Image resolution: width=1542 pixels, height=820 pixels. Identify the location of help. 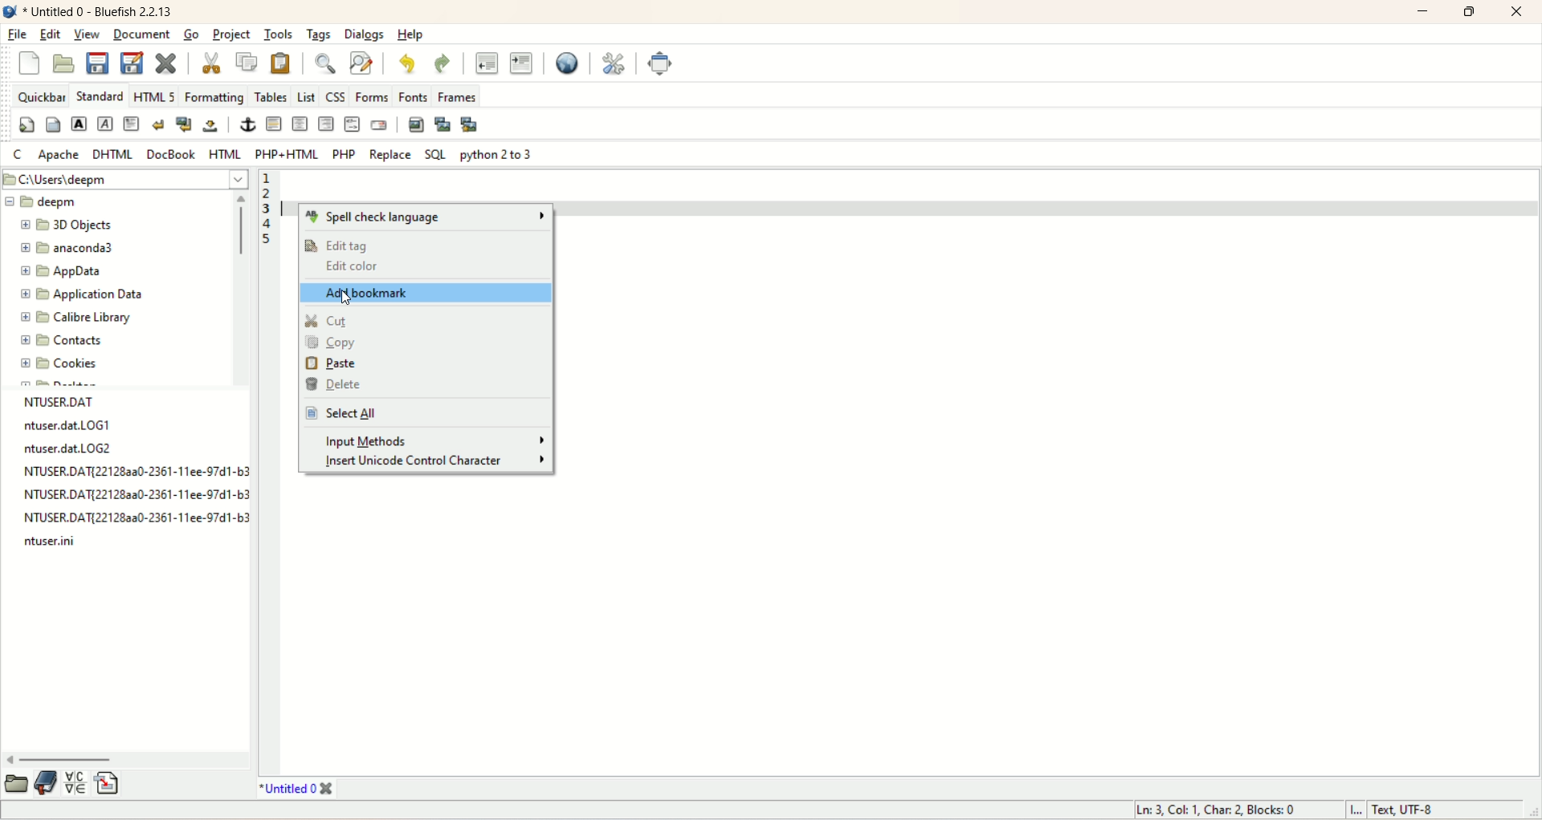
(410, 35).